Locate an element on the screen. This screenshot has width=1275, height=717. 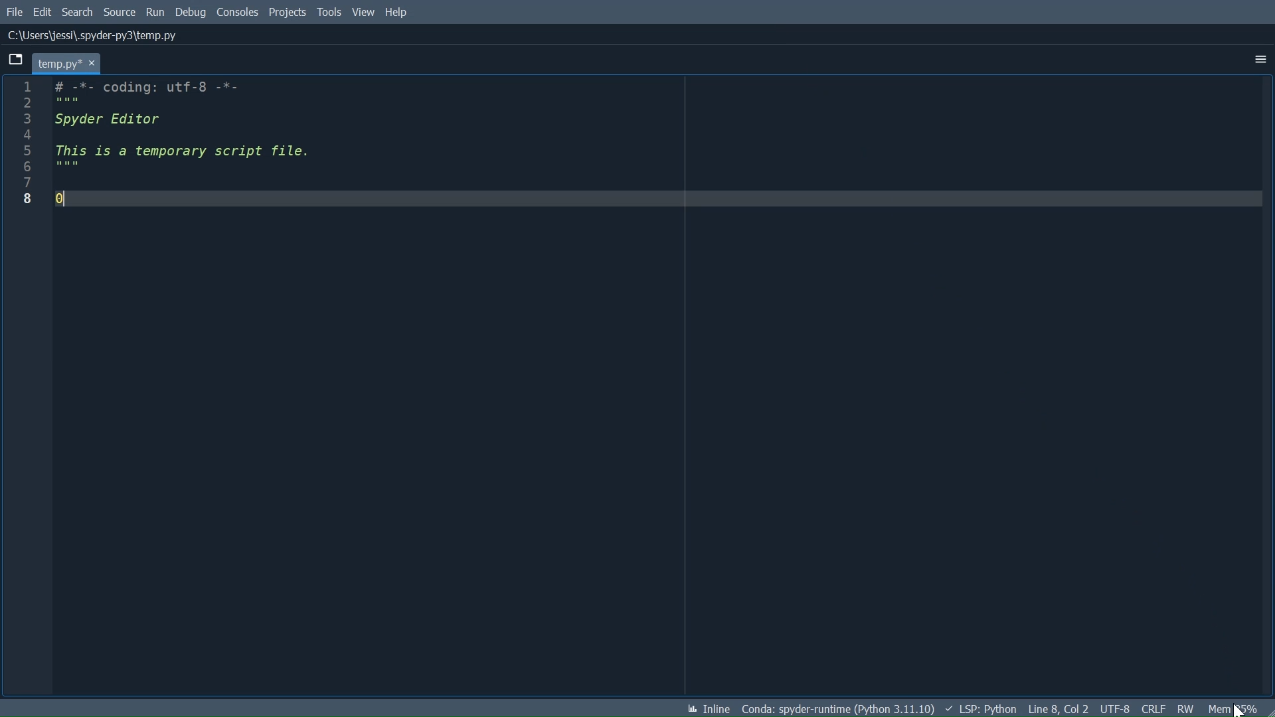
Help is located at coordinates (396, 11).